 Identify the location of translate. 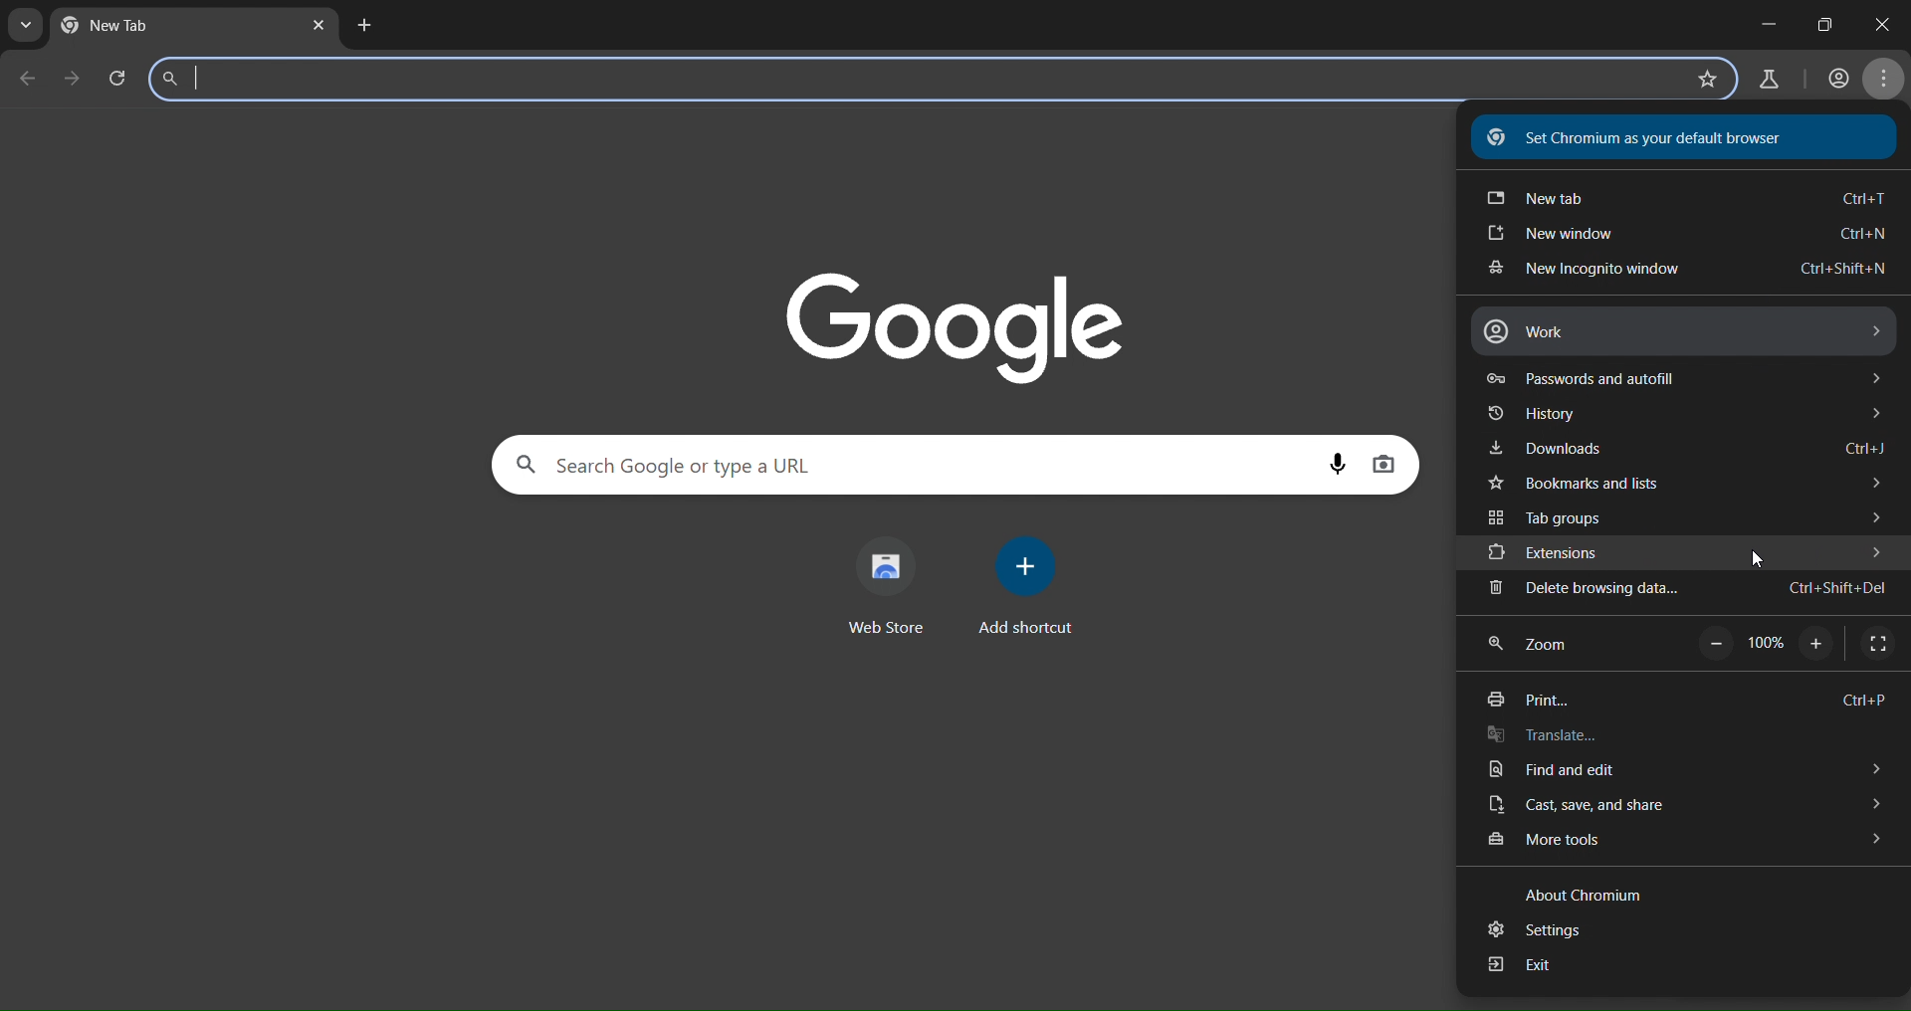
(1594, 736).